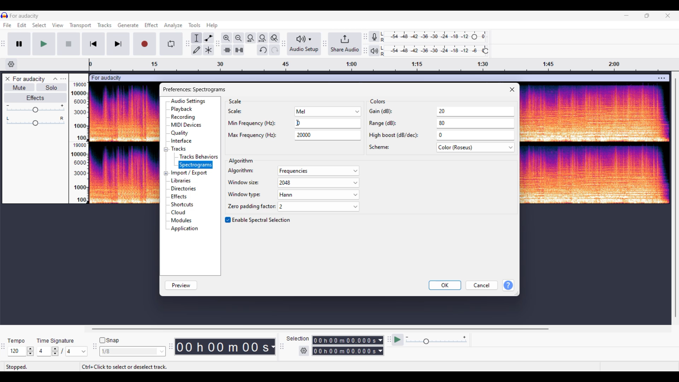 Image resolution: width=679 pixels, height=382 pixels. Describe the element at coordinates (29, 79) in the screenshot. I see `Track name` at that location.